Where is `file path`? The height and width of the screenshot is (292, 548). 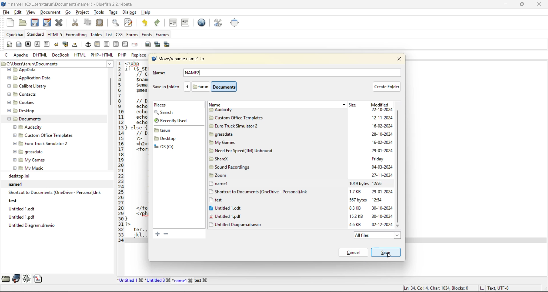 file path is located at coordinates (215, 87).